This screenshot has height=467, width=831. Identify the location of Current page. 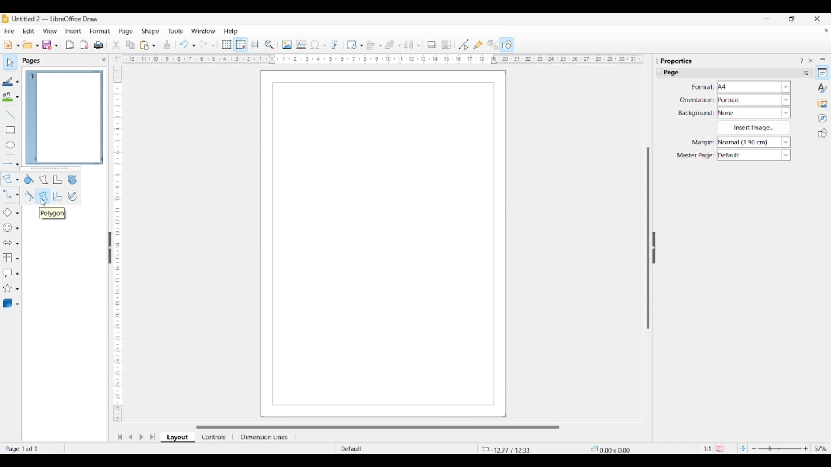
(64, 118).